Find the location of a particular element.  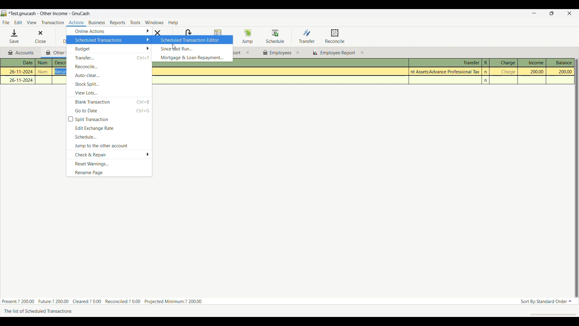

R column is located at coordinates (485, 63).